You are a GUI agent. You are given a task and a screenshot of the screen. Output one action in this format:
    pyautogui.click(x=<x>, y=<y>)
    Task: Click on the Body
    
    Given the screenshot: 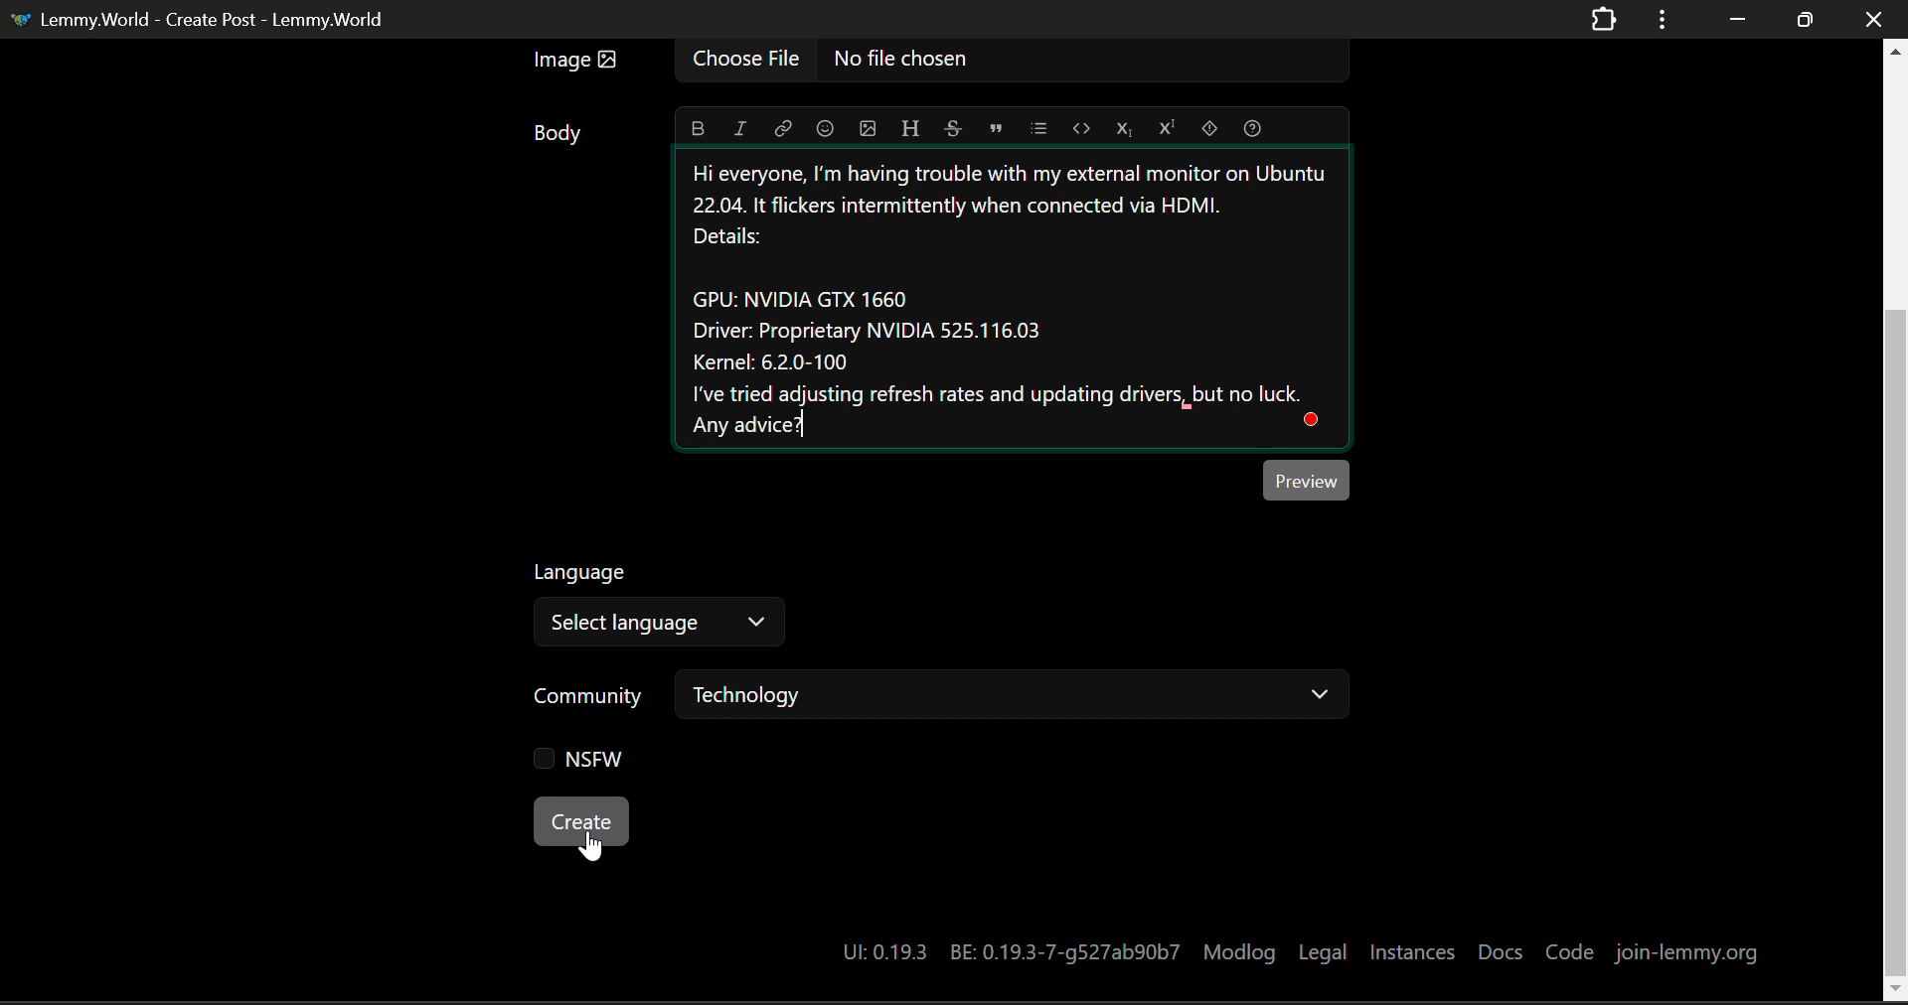 What is the action you would take?
    pyautogui.click(x=558, y=132)
    